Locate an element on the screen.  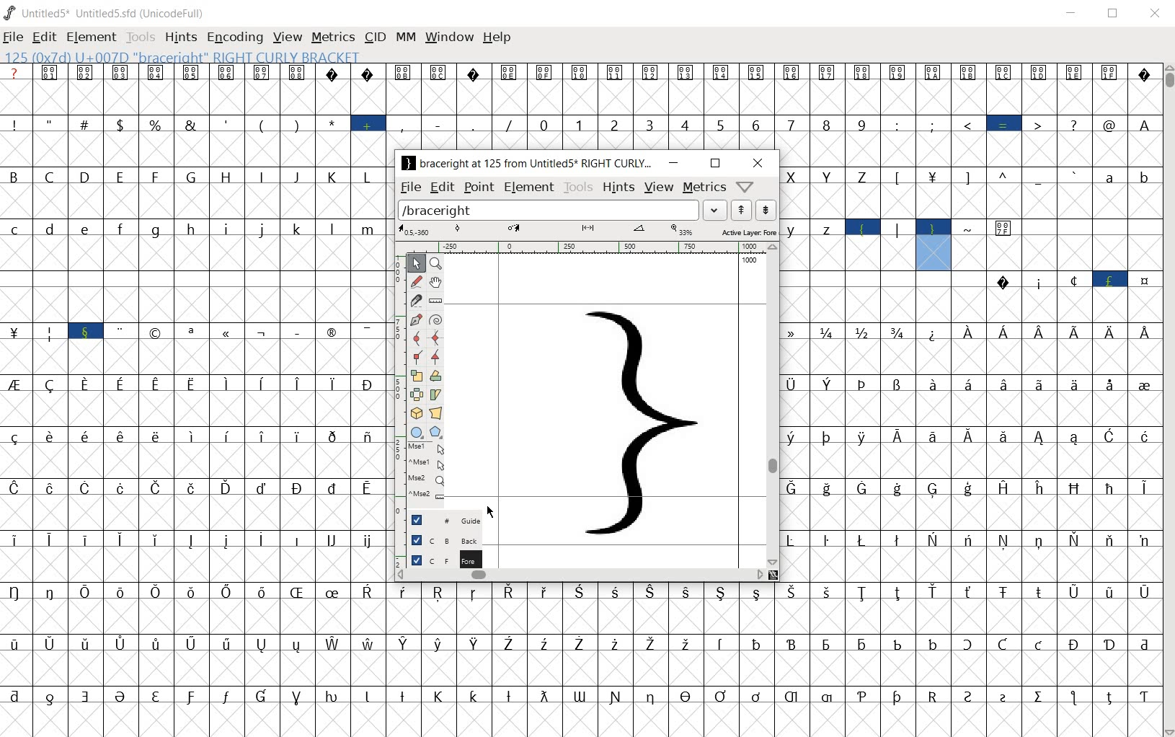
perform a perspective transformation on the selection is located at coordinates (437, 412).